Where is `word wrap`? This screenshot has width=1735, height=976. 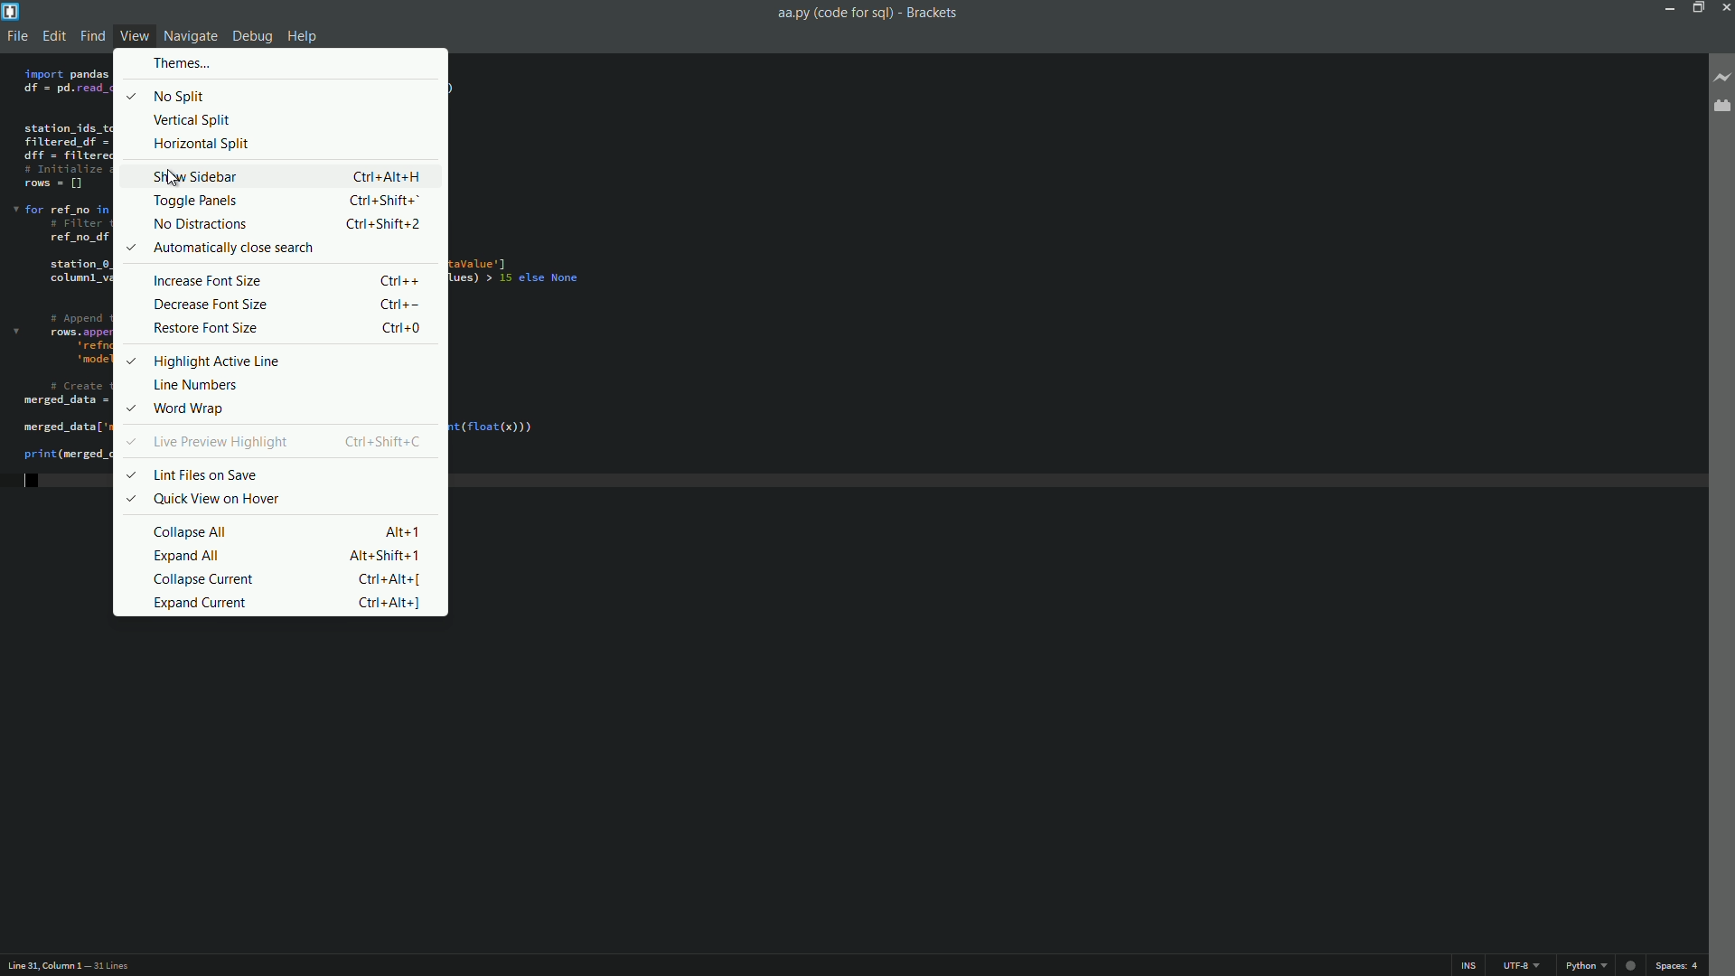
word wrap is located at coordinates (173, 409).